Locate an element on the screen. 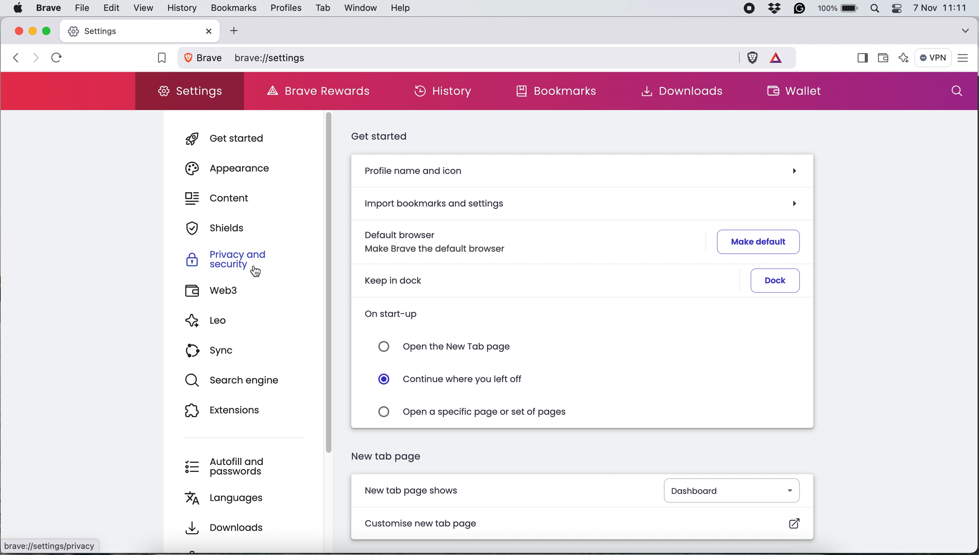 The width and height of the screenshot is (979, 555). close is located at coordinates (18, 31).